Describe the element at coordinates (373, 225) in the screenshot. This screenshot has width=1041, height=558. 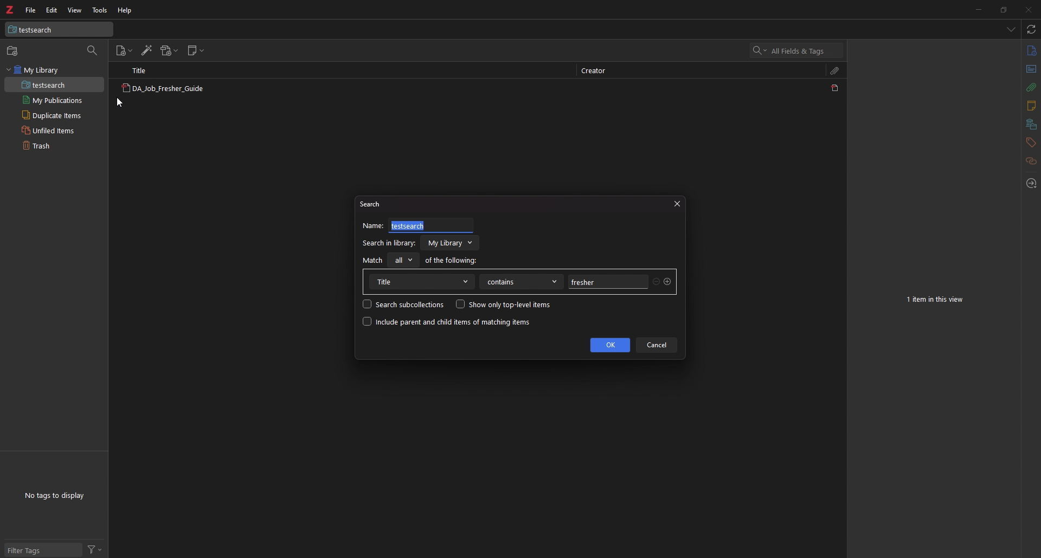
I see `name` at that location.